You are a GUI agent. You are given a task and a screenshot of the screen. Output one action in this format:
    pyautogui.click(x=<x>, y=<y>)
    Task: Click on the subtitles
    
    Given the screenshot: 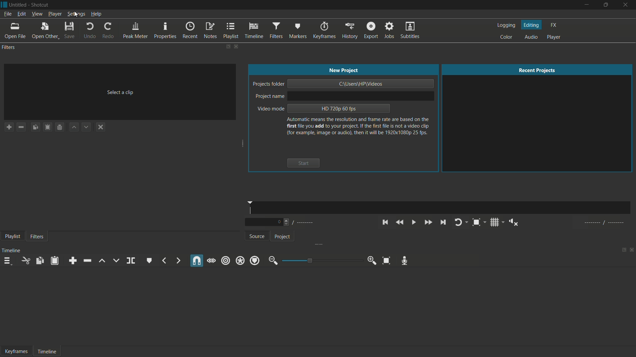 What is the action you would take?
    pyautogui.click(x=410, y=30)
    